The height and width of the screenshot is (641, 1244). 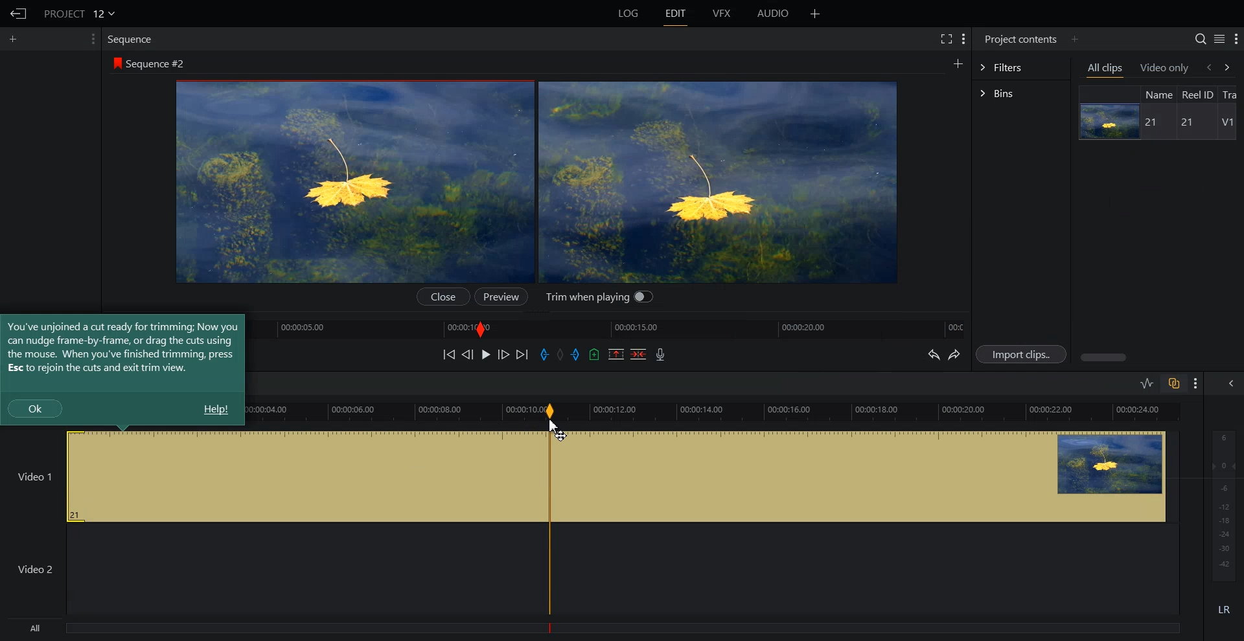 What do you see at coordinates (1021, 67) in the screenshot?
I see `Filters` at bounding box center [1021, 67].